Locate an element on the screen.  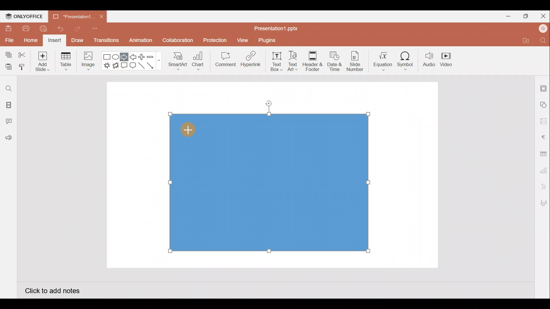
Inserted rectangle shape on presentation slide is located at coordinates (269, 181).